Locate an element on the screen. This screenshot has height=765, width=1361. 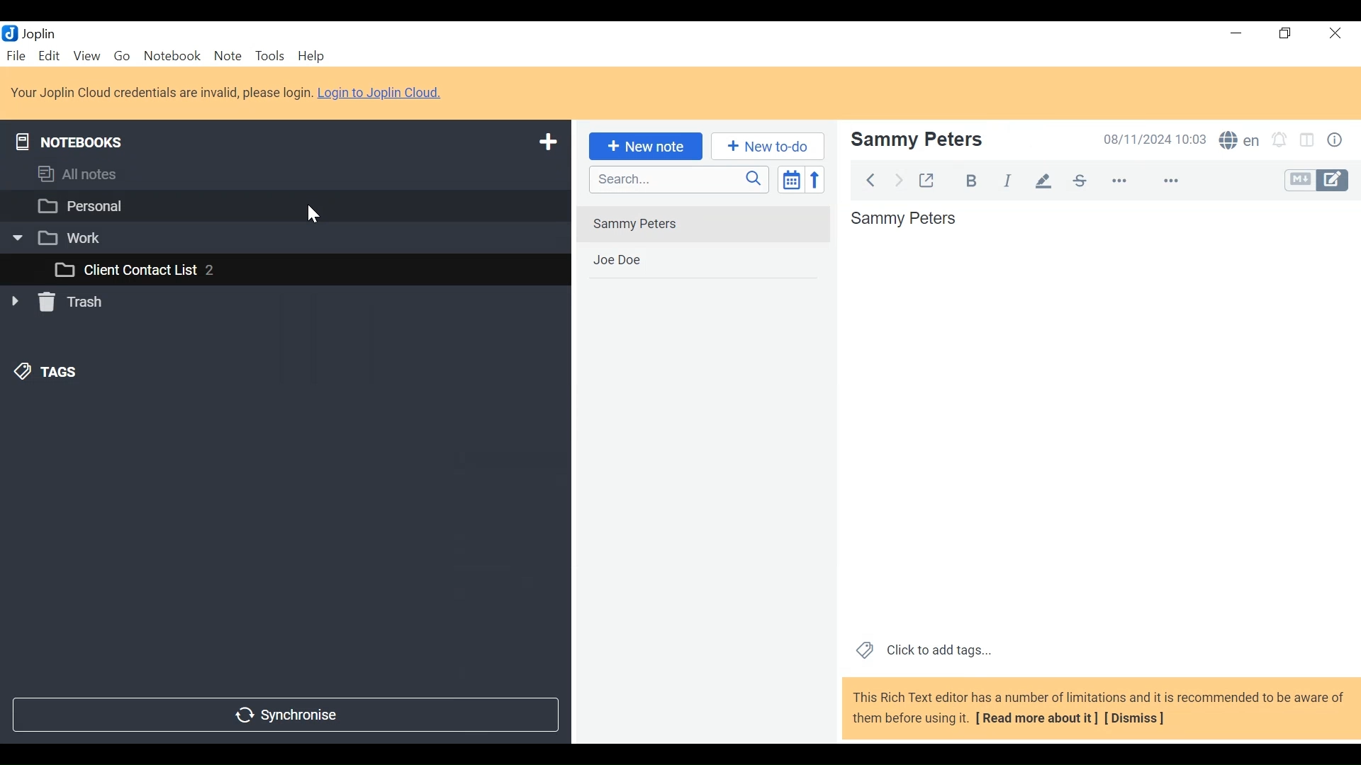
Your Joplin Cloud credentials are invalid, please login. Login to Joplin Cloud. is located at coordinates (230, 92).